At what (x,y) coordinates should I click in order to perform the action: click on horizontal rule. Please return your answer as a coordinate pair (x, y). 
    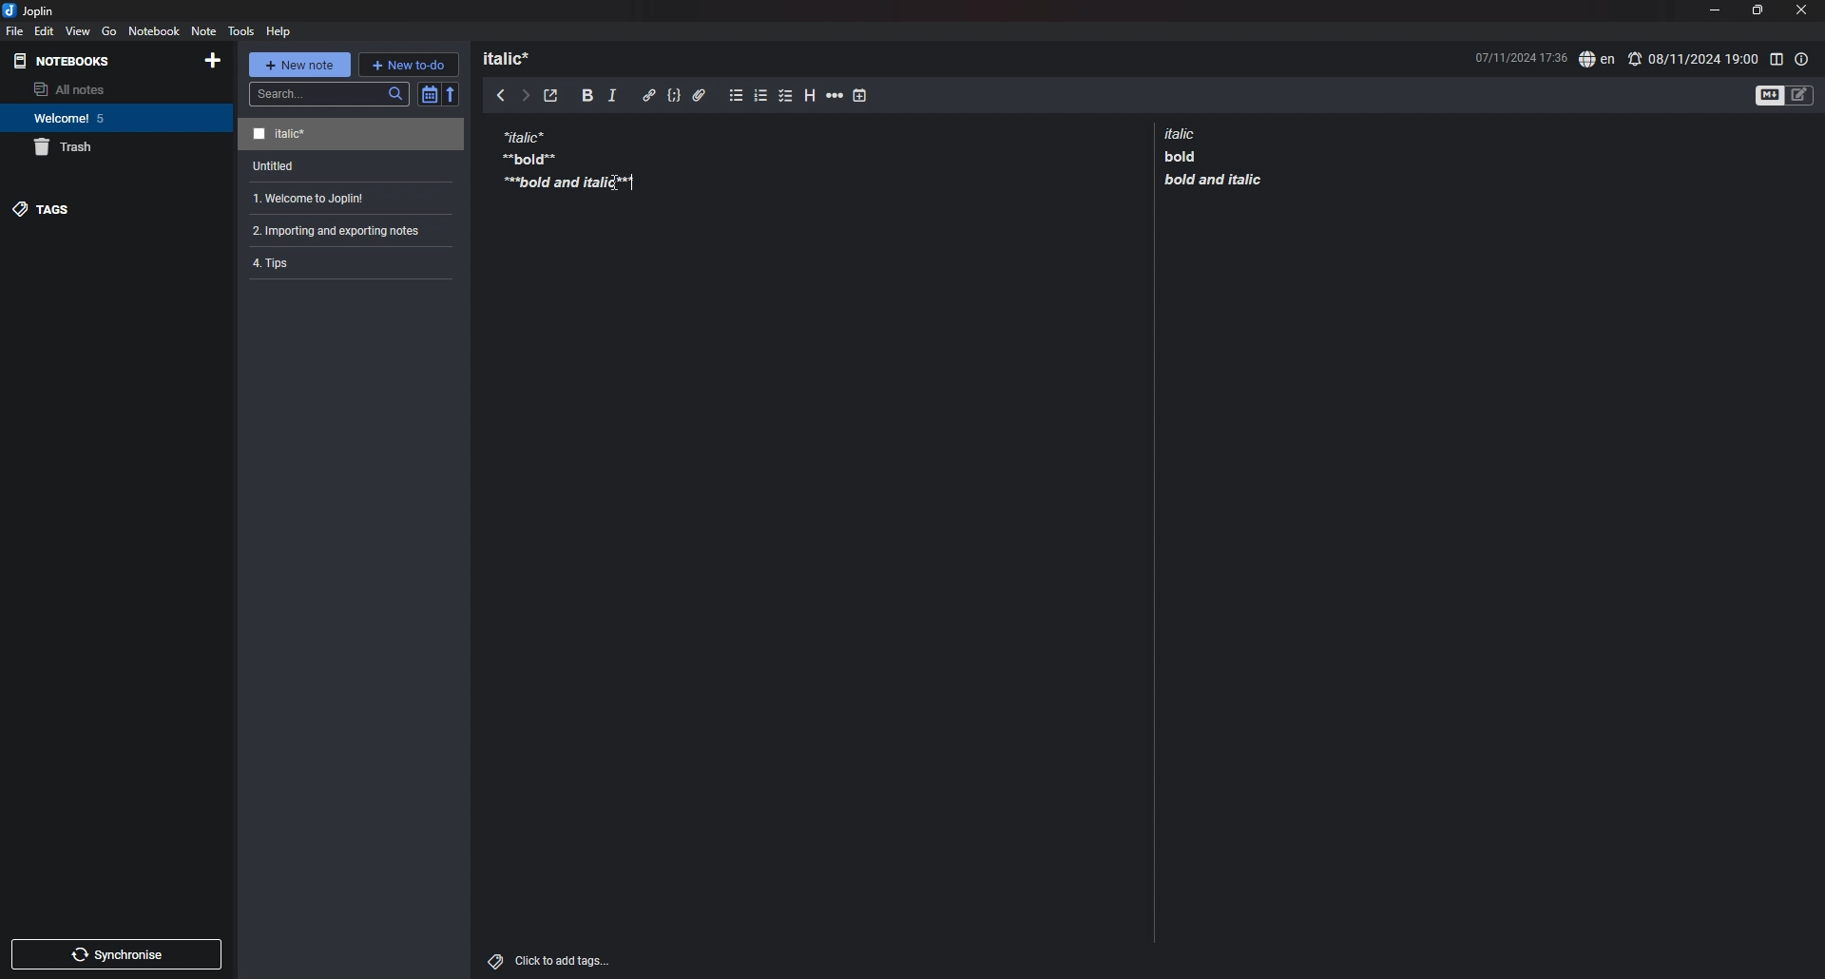
    Looking at the image, I should click on (835, 98).